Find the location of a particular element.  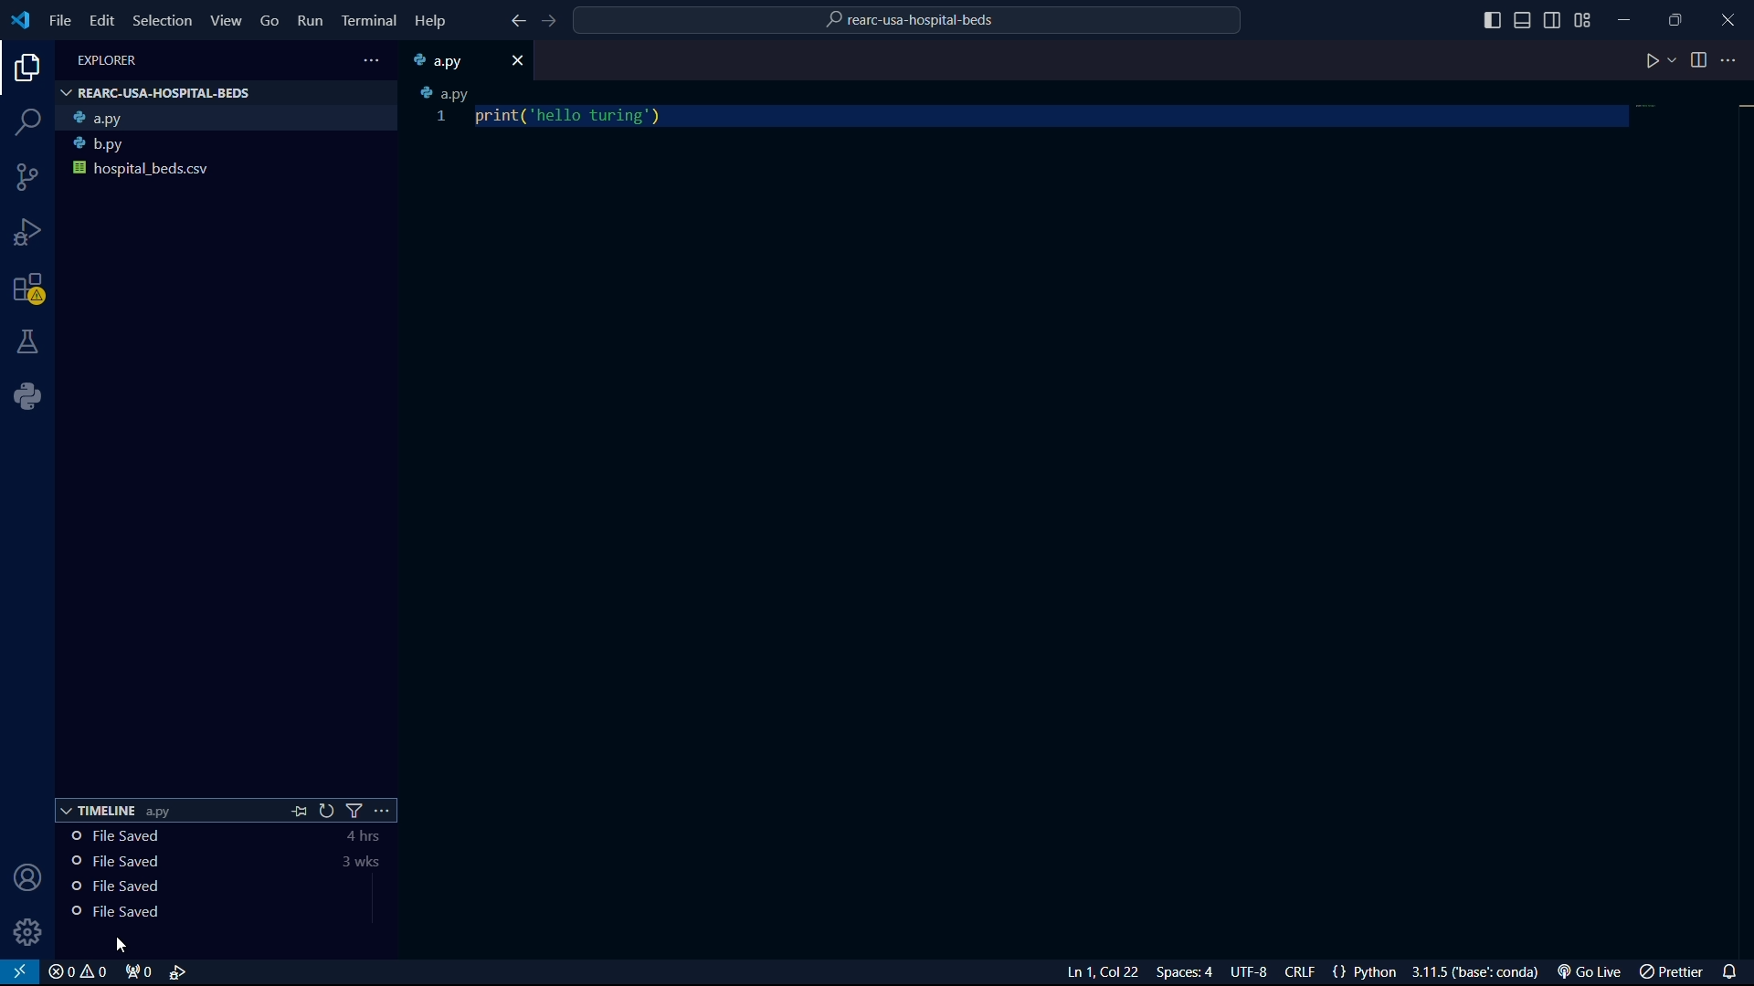

1 is located at coordinates (443, 119).